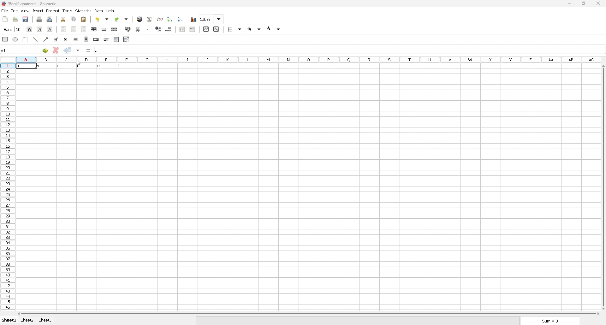 The width and height of the screenshot is (606, 325). I want to click on subscript, so click(216, 29).